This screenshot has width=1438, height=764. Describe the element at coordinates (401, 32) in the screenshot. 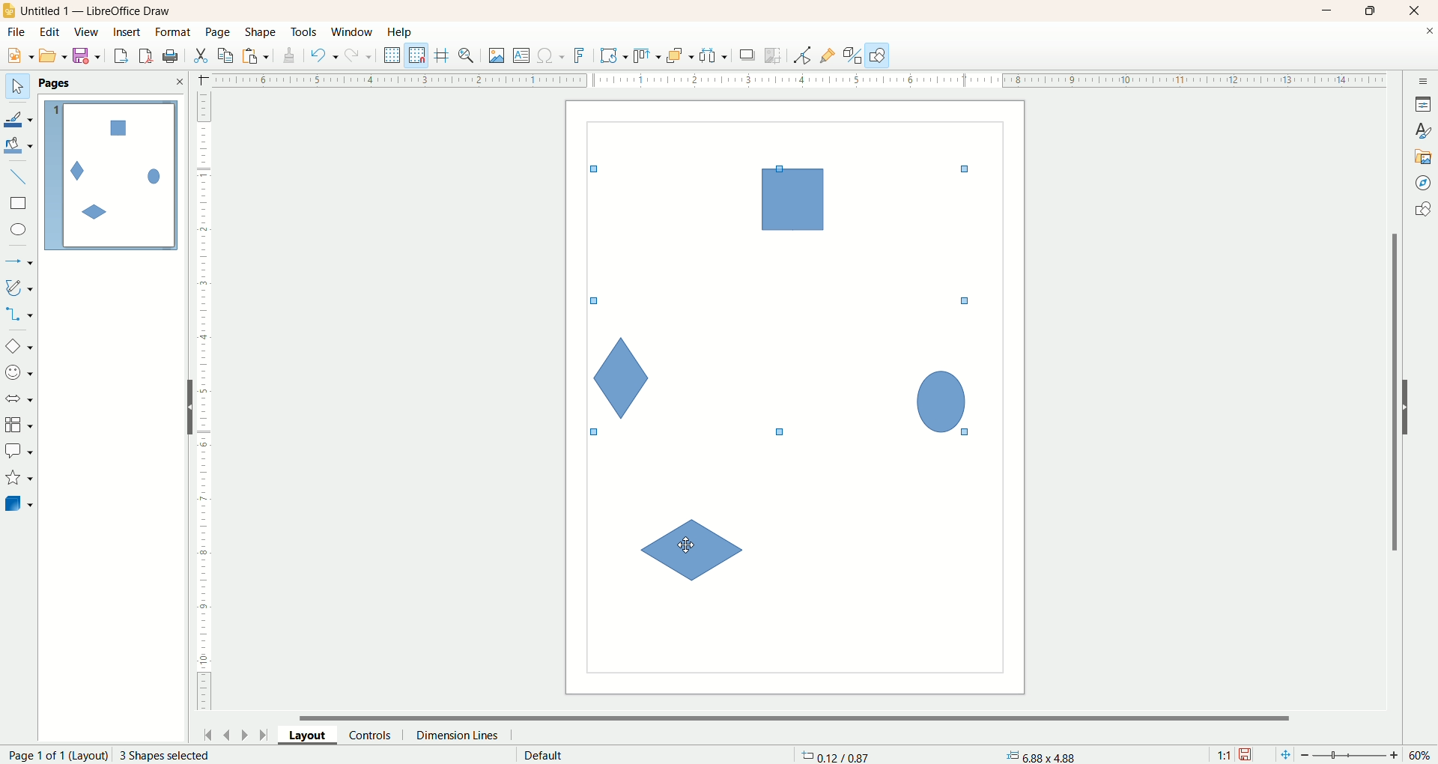

I see `help` at that location.